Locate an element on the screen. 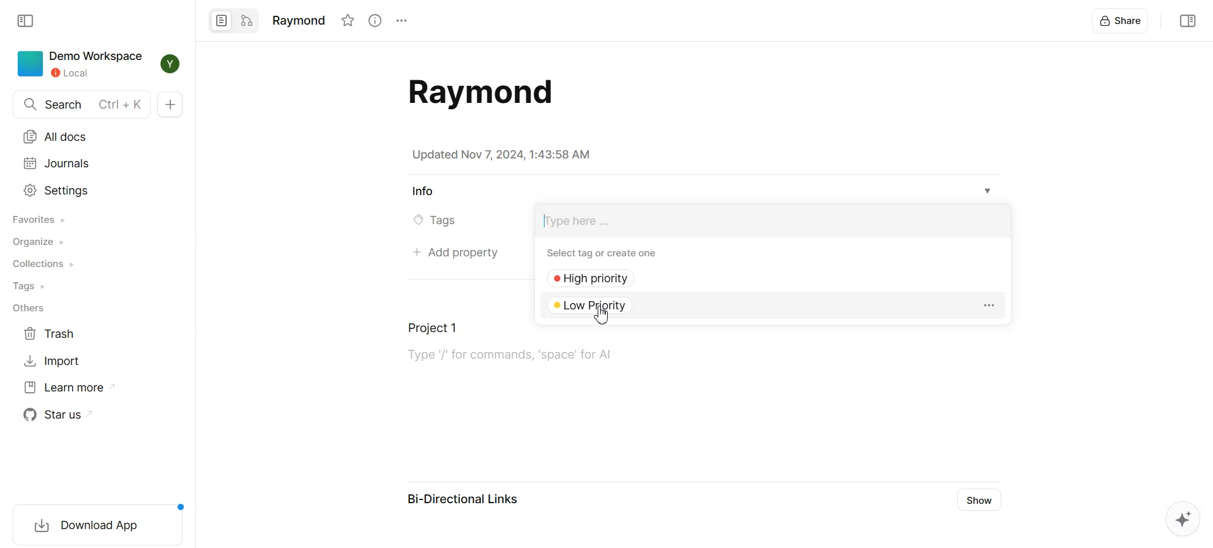 Image resolution: width=1213 pixels, height=548 pixels. Organize is located at coordinates (41, 242).